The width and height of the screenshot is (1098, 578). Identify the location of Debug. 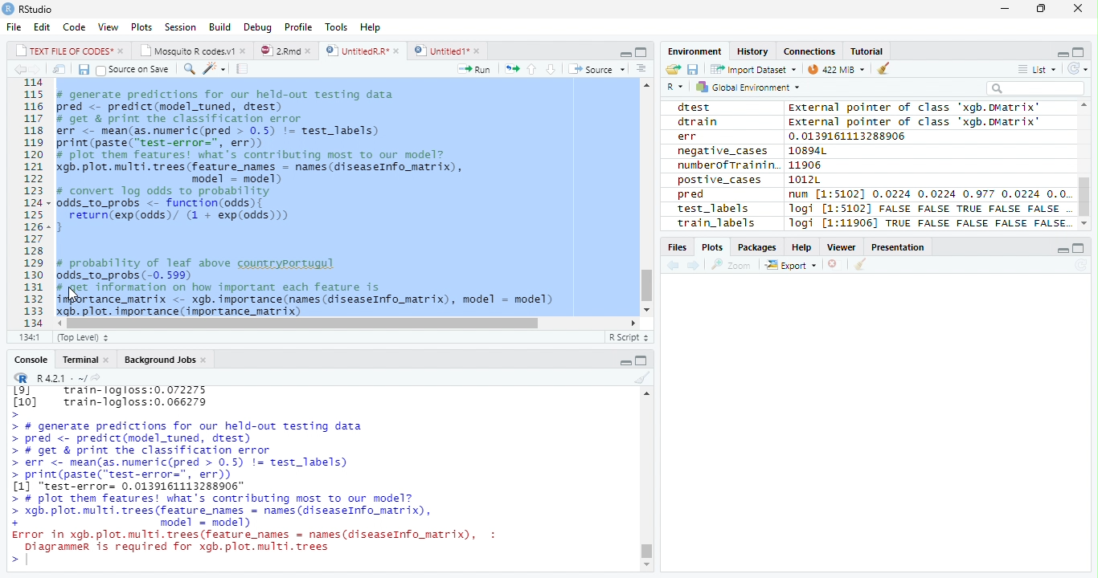
(256, 28).